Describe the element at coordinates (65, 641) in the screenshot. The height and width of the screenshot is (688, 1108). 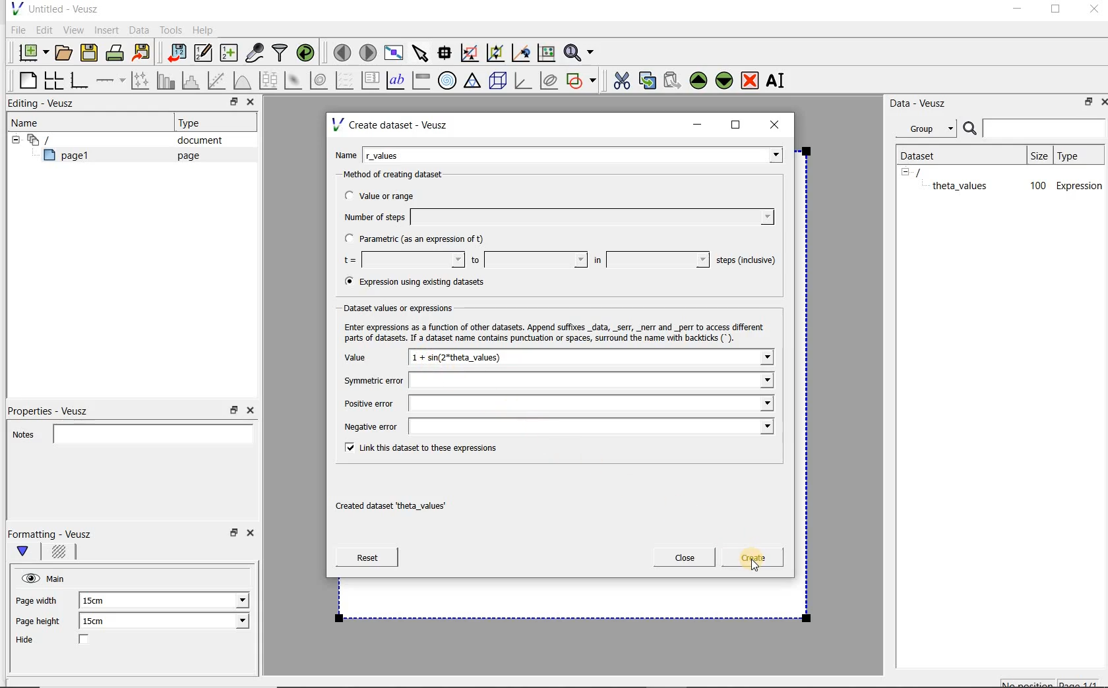
I see `Hide` at that location.